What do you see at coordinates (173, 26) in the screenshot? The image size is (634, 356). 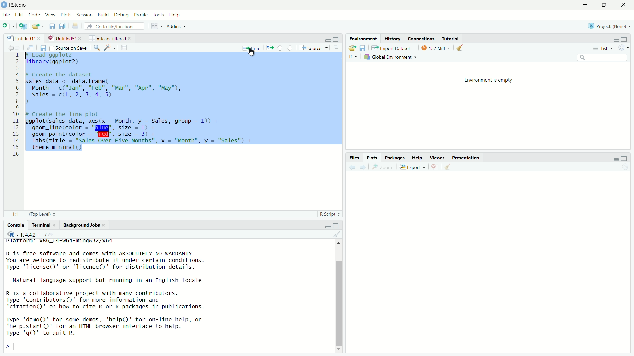 I see `Addins` at bounding box center [173, 26].